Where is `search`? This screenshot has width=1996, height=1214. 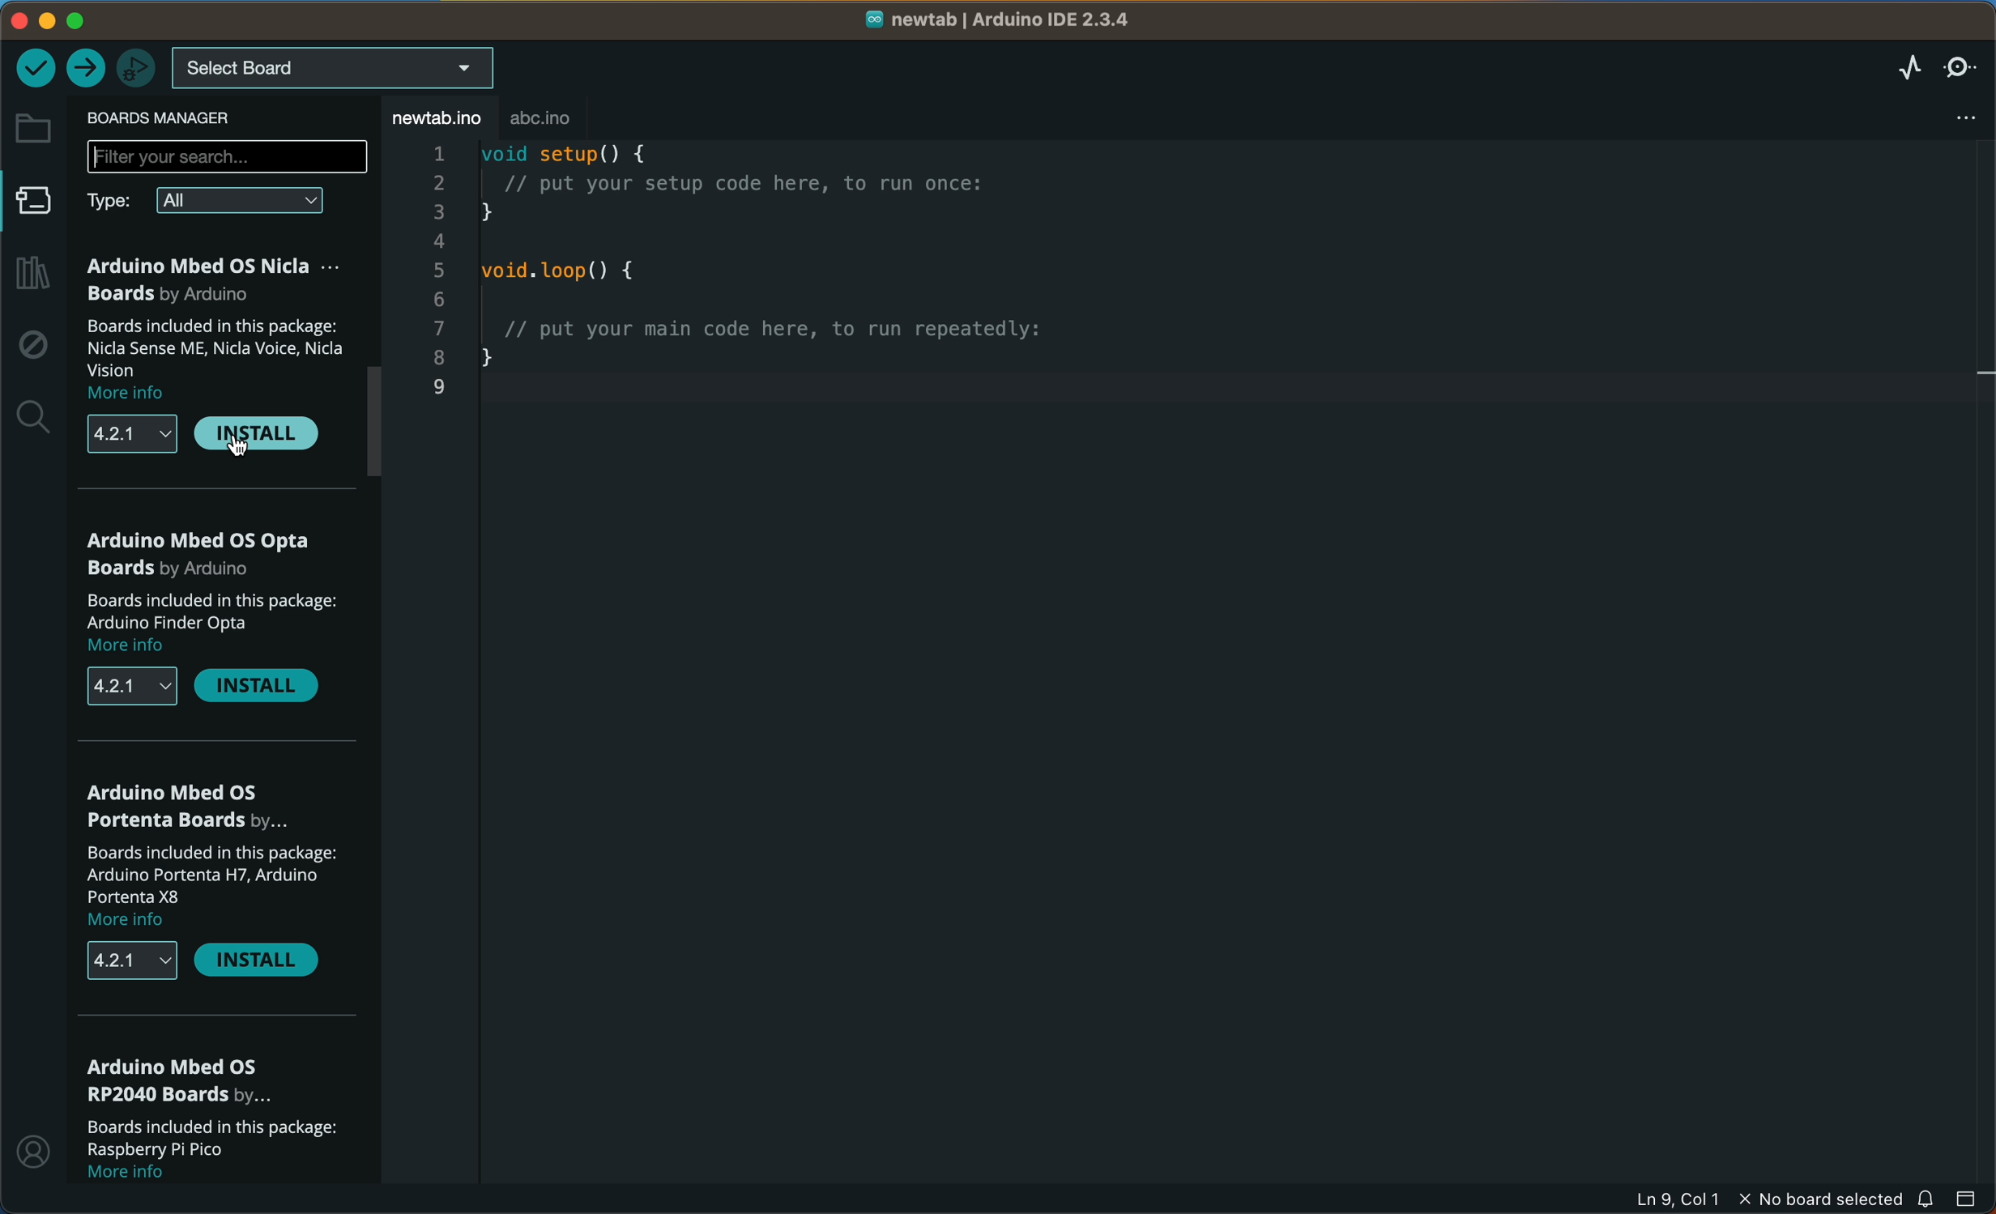 search is located at coordinates (36, 415).